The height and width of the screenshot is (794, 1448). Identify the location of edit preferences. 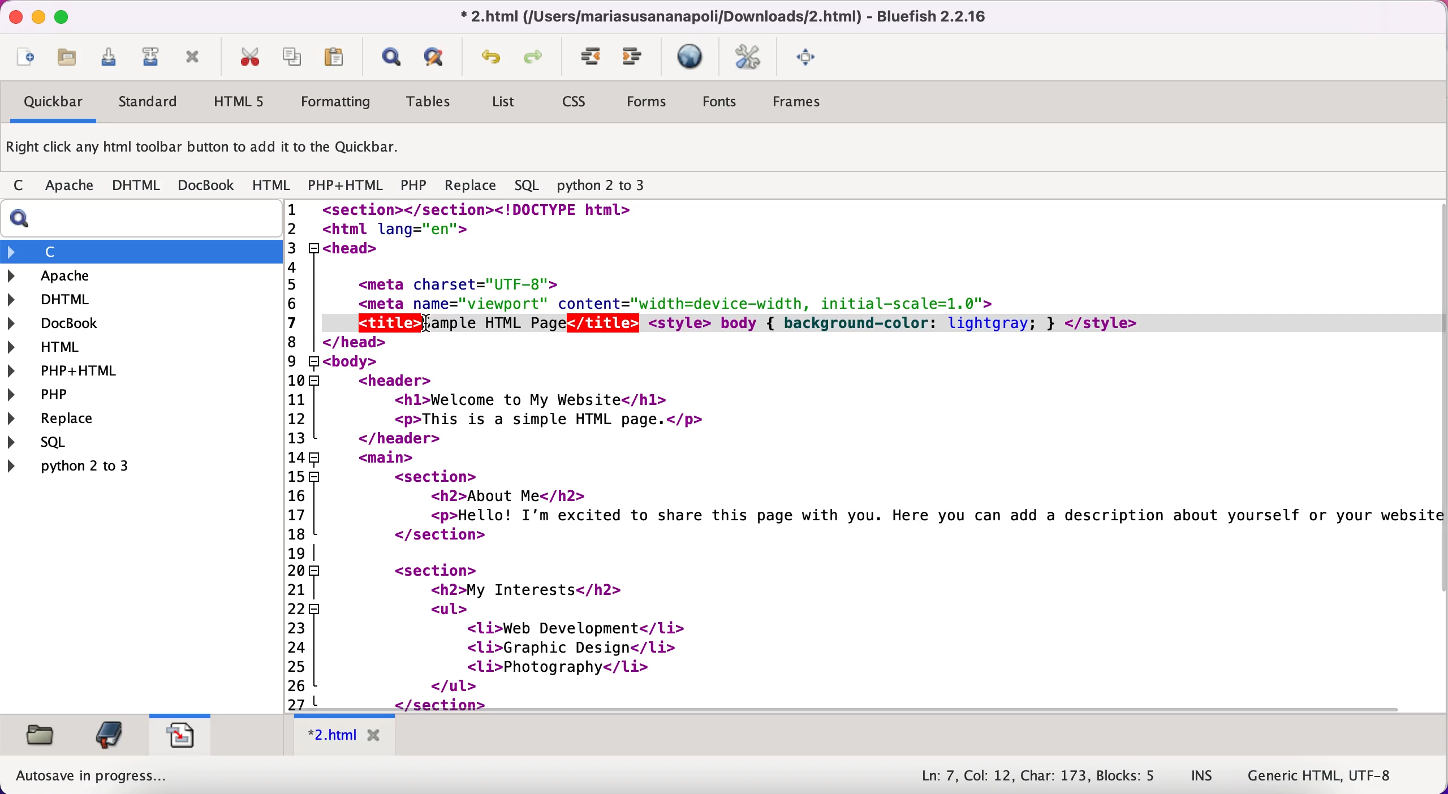
(748, 58).